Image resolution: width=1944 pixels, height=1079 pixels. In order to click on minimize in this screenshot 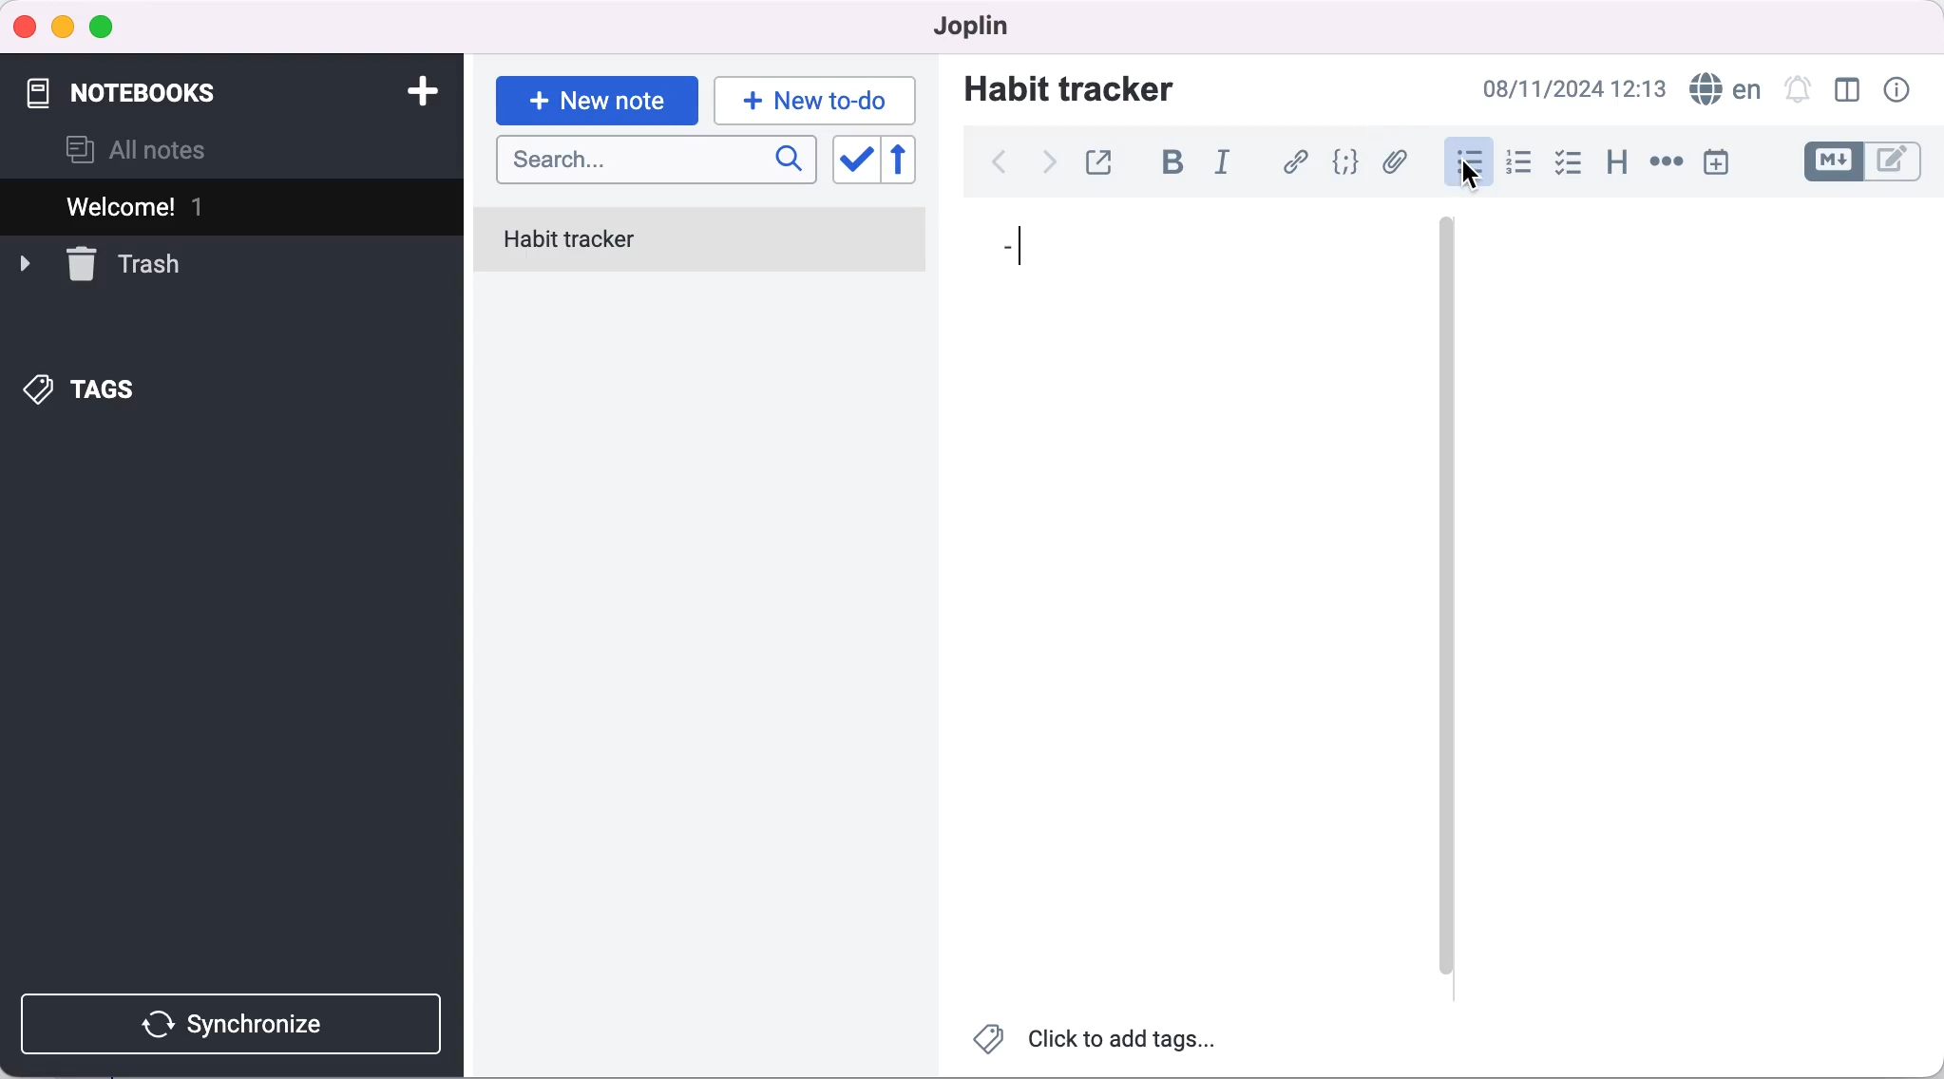, I will do `click(62, 28)`.